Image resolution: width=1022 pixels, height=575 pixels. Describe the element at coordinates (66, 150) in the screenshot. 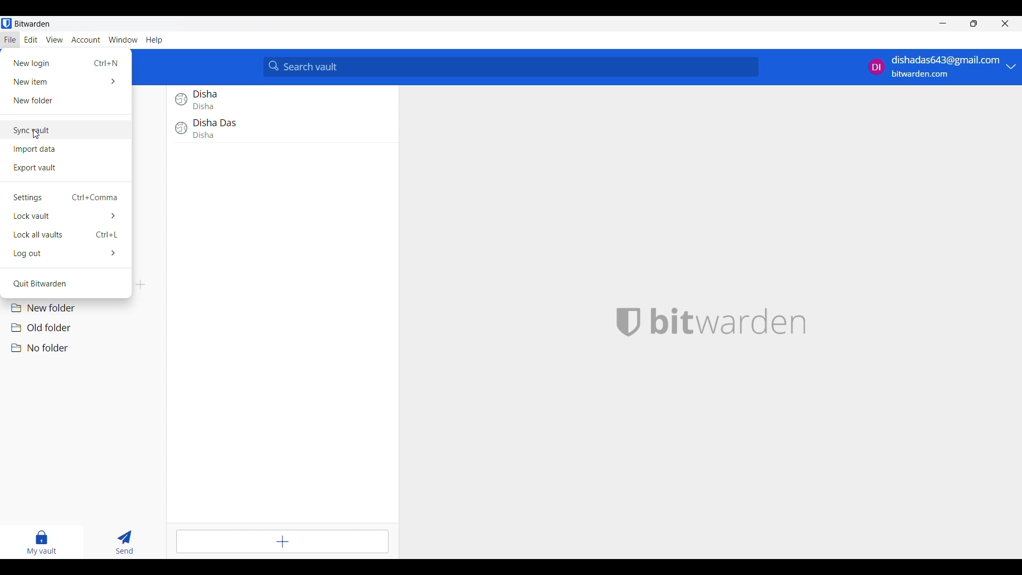

I see `Import data` at that location.